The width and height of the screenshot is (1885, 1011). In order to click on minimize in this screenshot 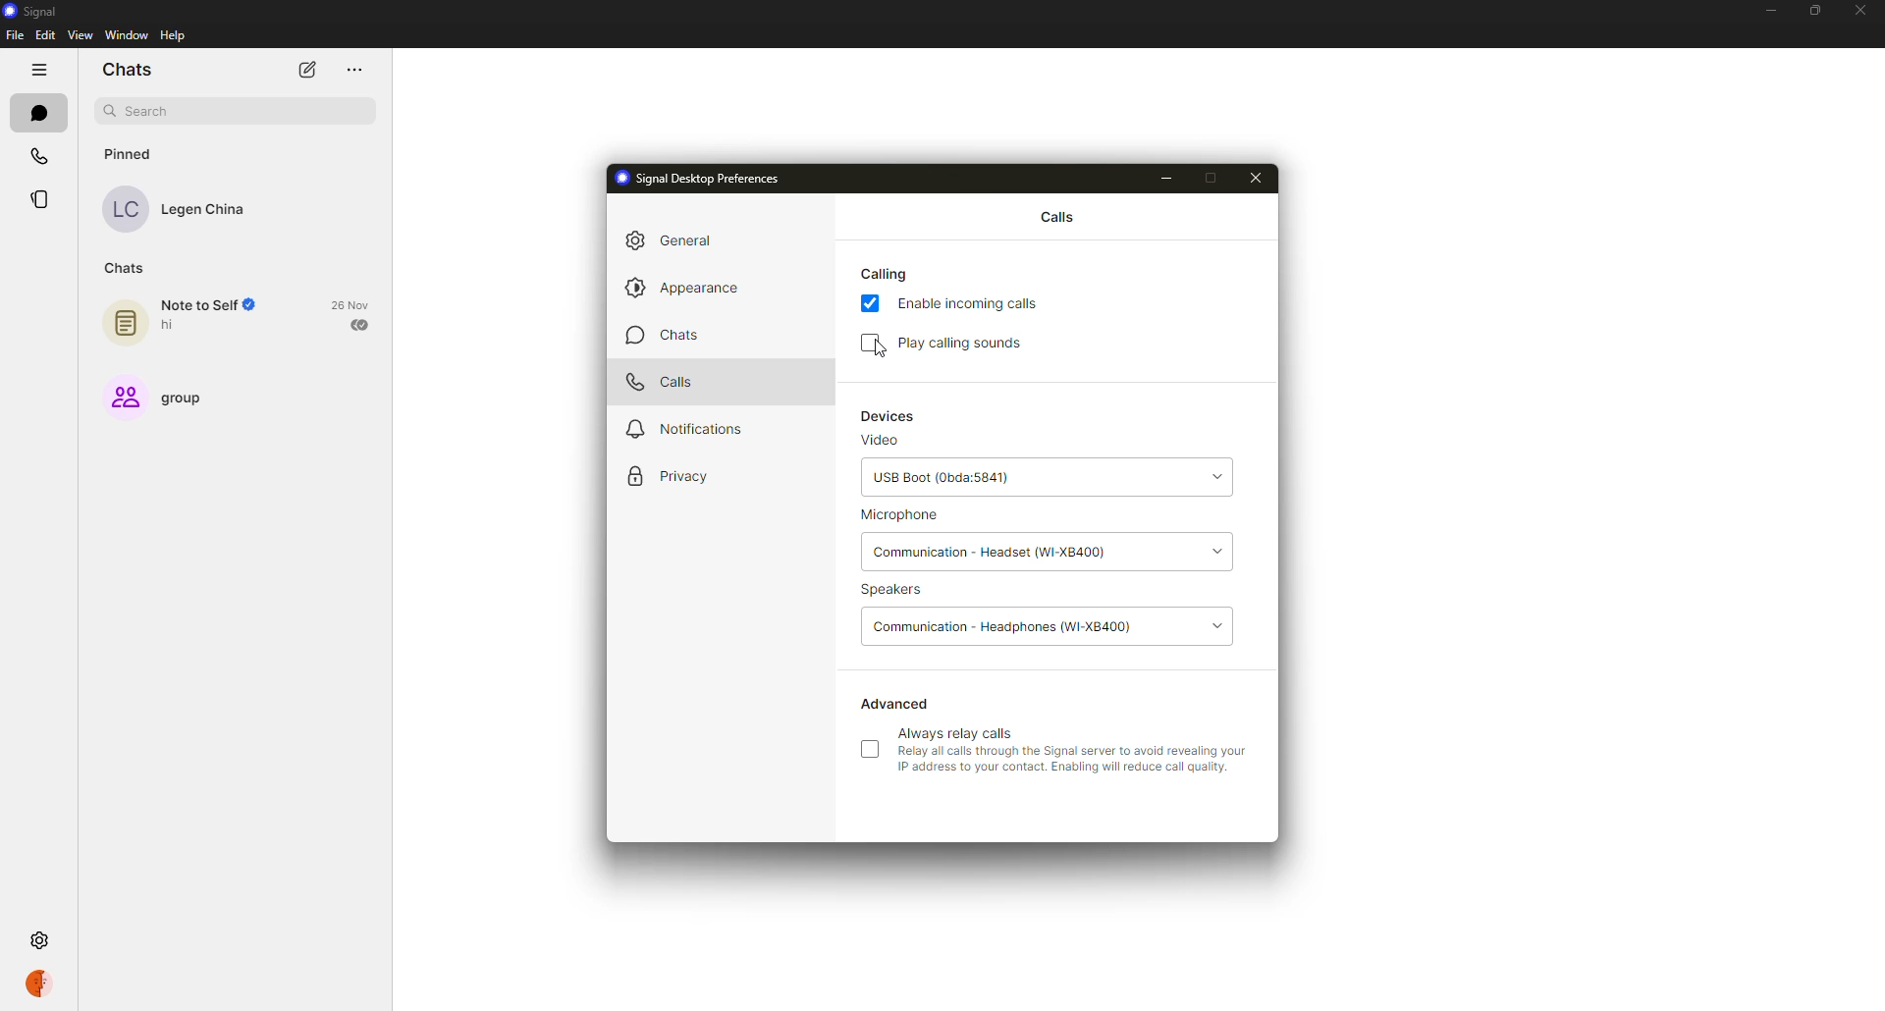, I will do `click(1770, 10)`.